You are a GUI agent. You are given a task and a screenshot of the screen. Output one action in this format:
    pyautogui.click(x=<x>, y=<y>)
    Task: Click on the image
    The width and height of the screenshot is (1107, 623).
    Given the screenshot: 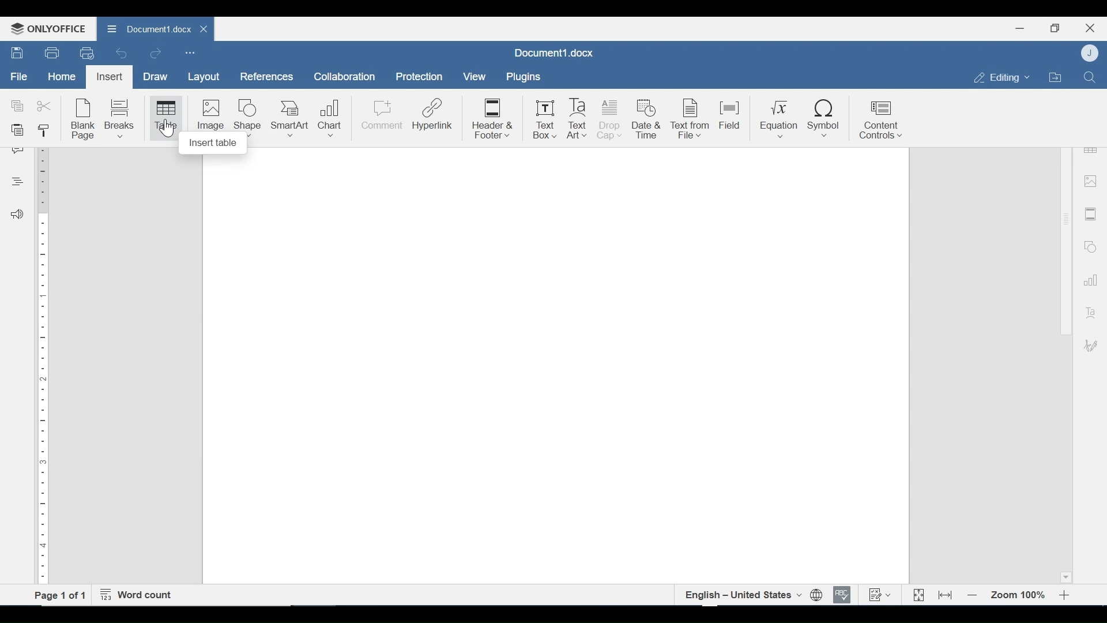 What is the action you would take?
    pyautogui.click(x=1090, y=181)
    